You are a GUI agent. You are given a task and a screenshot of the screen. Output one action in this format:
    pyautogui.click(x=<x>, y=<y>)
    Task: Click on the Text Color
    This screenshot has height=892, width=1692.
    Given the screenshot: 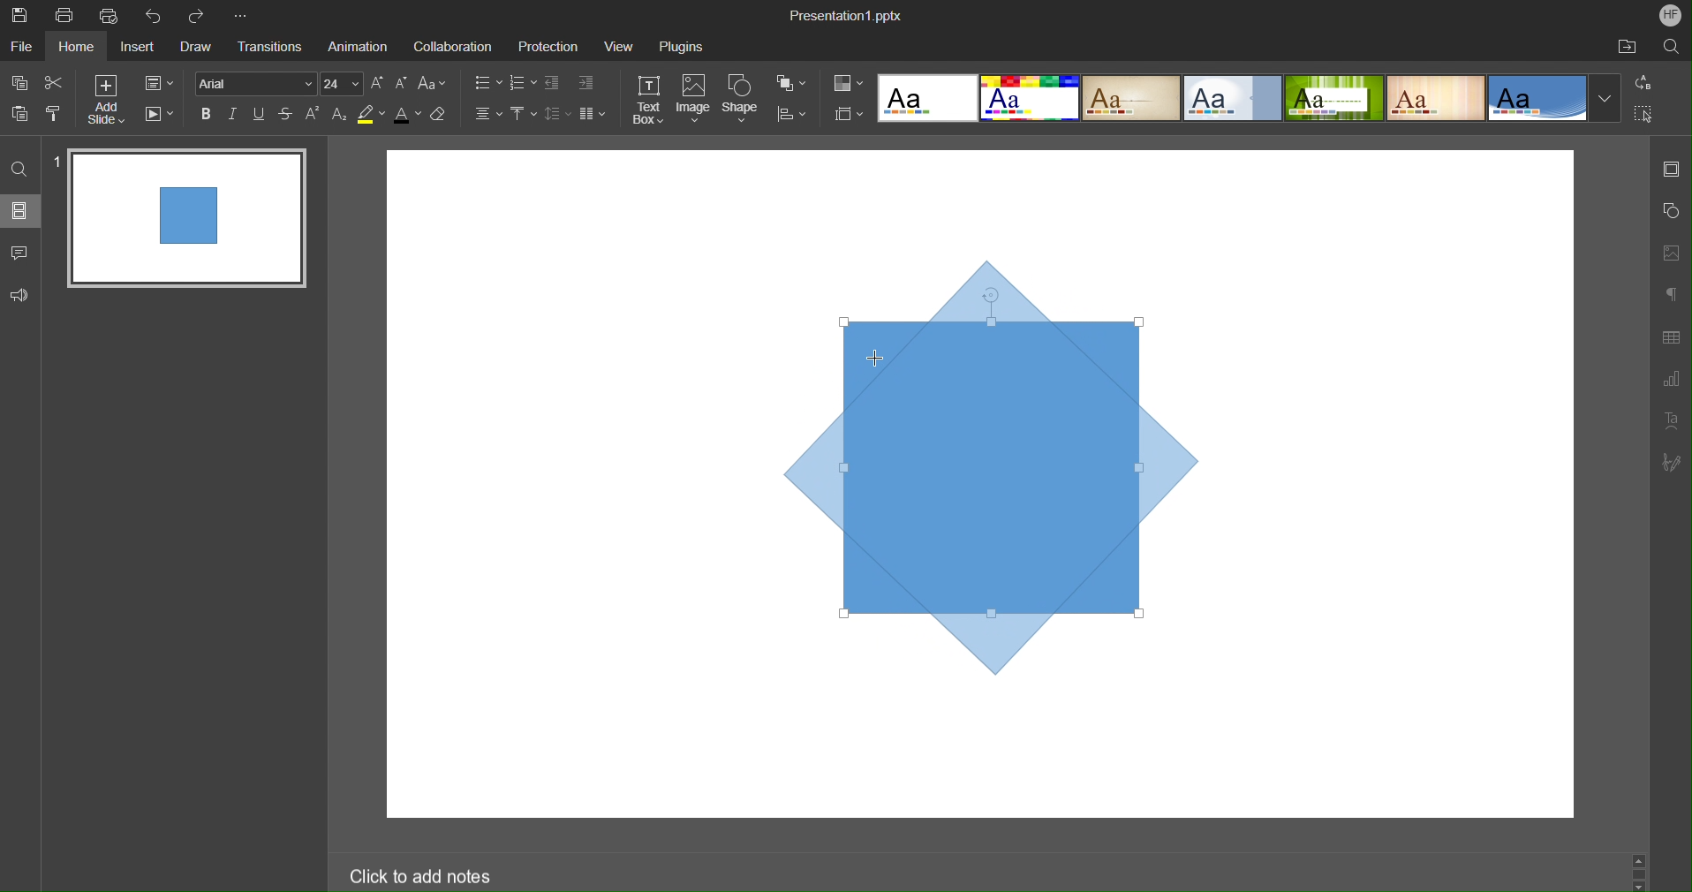 What is the action you would take?
    pyautogui.click(x=407, y=114)
    